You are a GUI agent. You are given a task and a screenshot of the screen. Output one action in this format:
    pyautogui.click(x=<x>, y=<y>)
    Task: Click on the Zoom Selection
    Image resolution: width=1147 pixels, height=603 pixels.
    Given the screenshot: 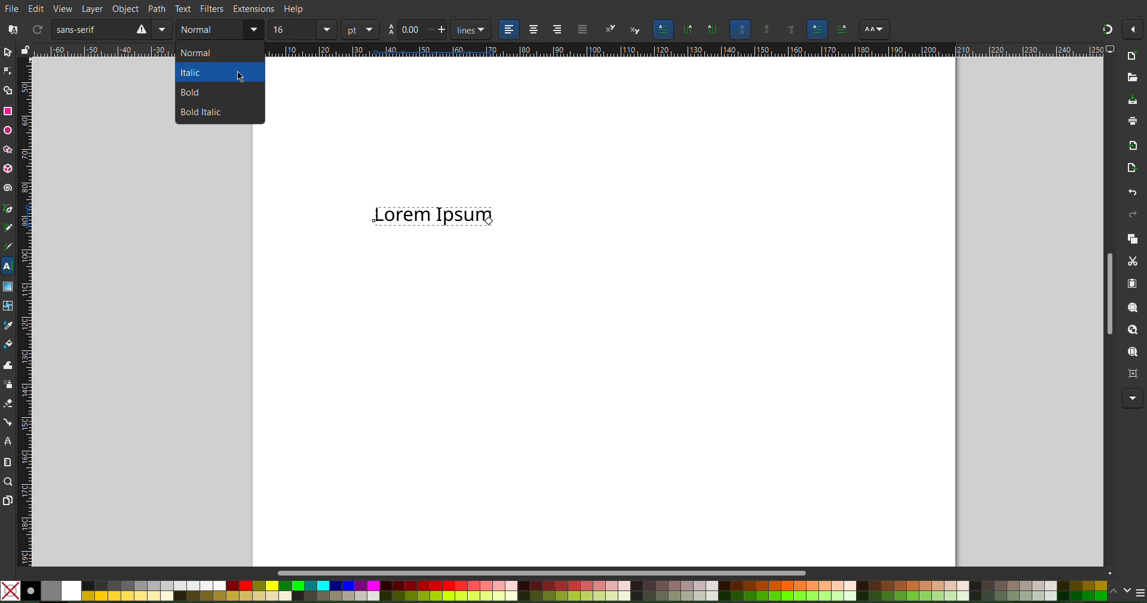 What is the action you would take?
    pyautogui.click(x=1129, y=307)
    